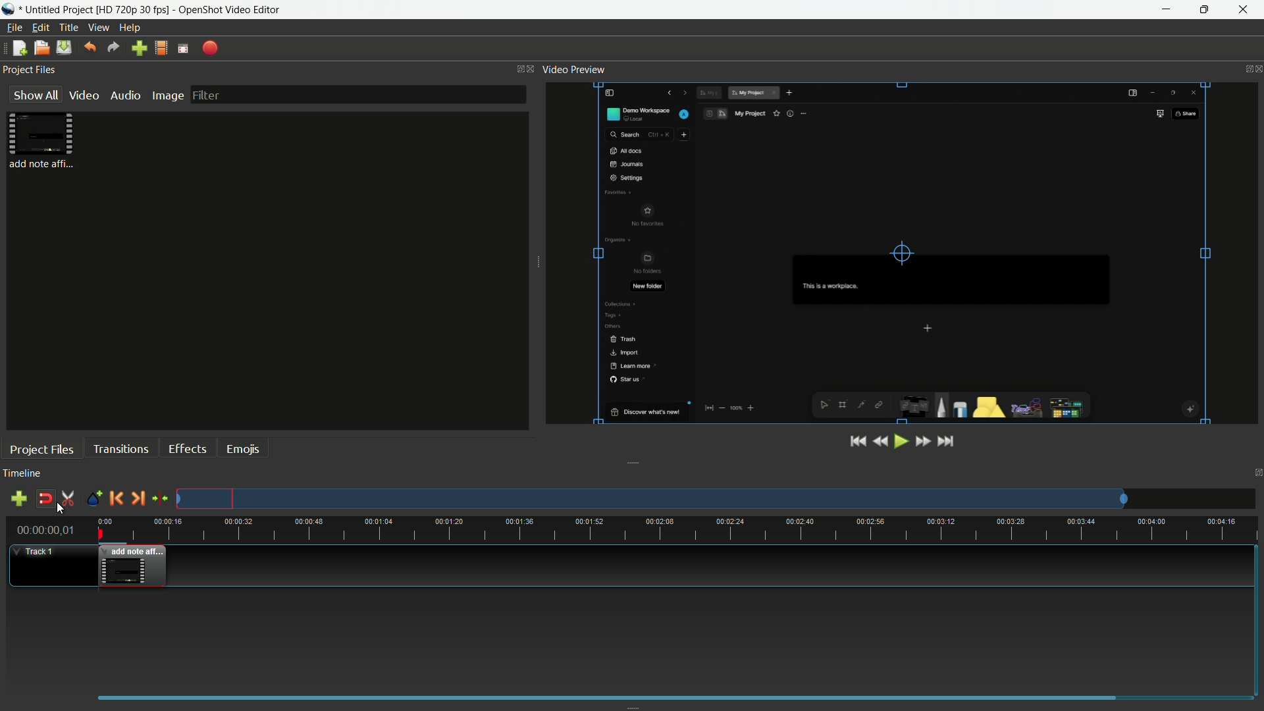 The height and width of the screenshot is (711, 1264). What do you see at coordinates (1247, 10) in the screenshot?
I see `close app` at bounding box center [1247, 10].